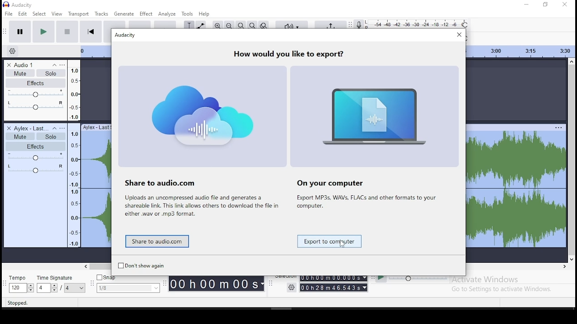  Describe the element at coordinates (13, 51) in the screenshot. I see `timeline options` at that location.